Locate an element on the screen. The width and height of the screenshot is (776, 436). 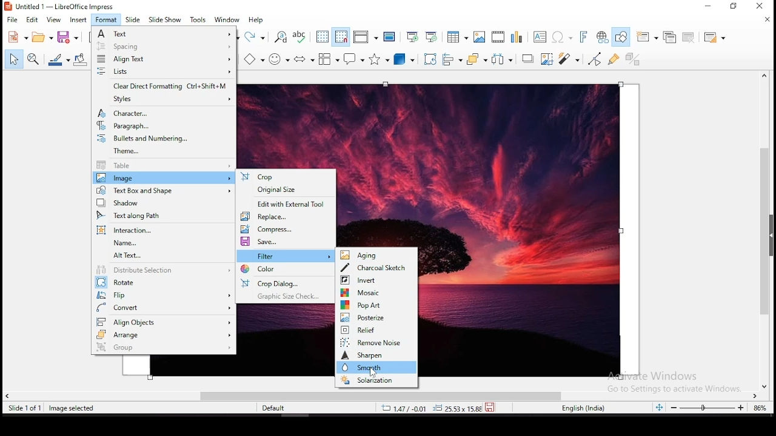
close is located at coordinates (766, 19).